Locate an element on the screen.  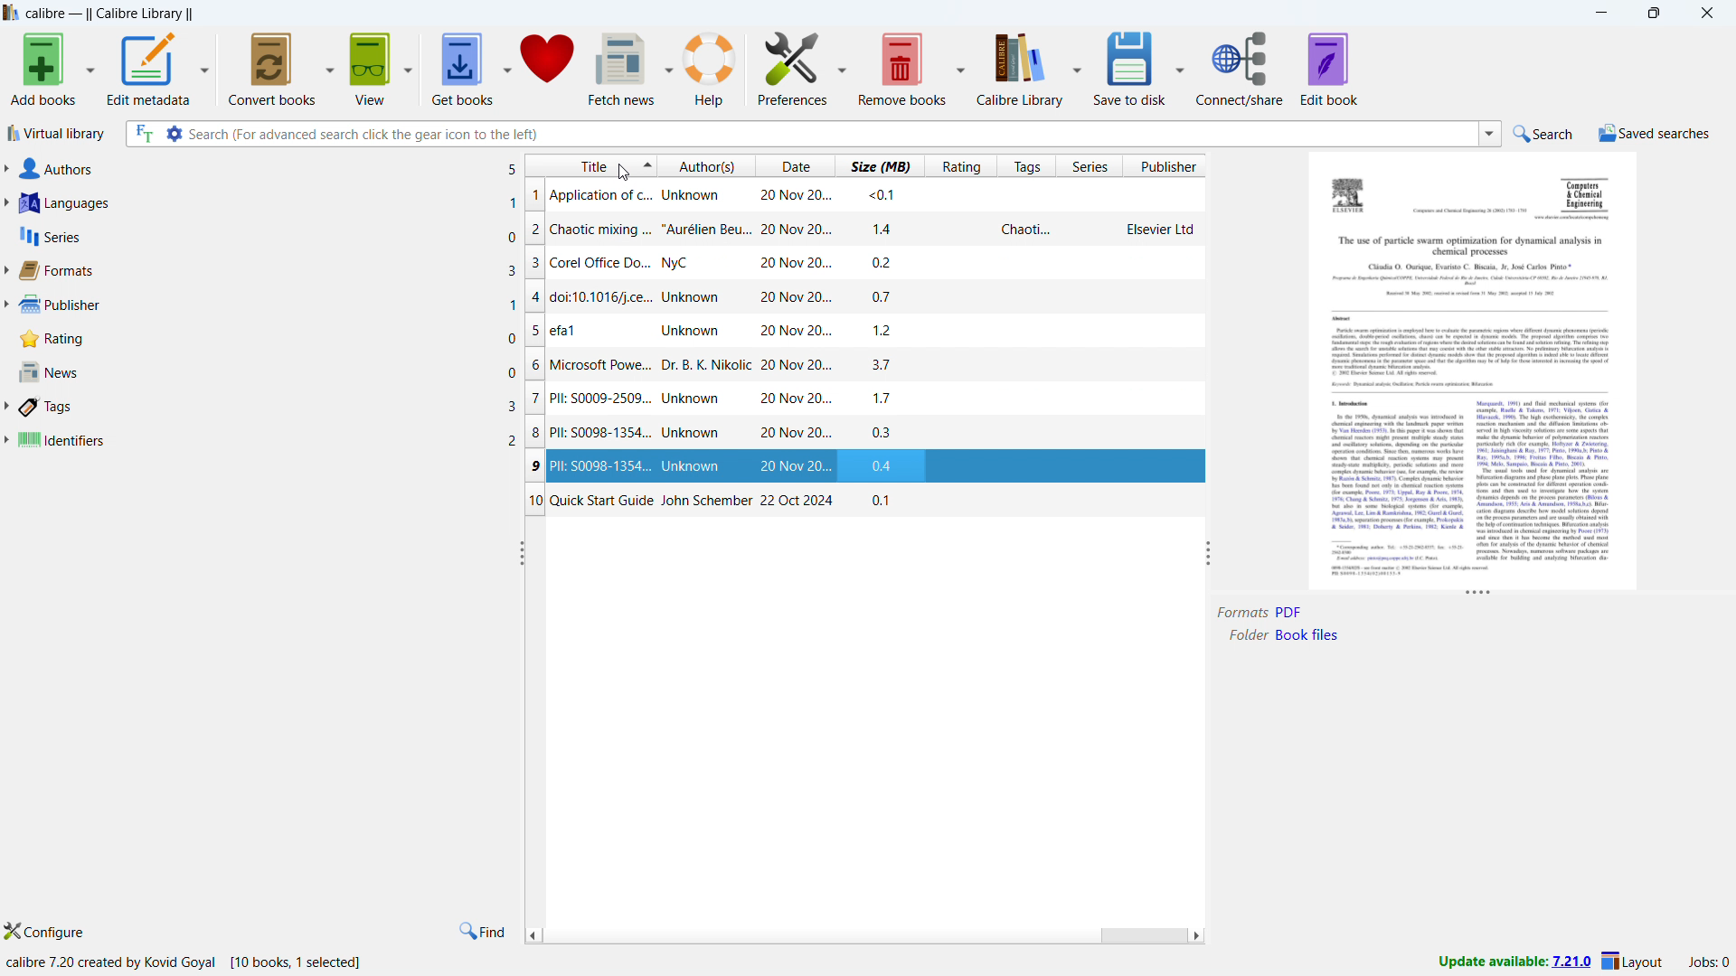
 is located at coordinates (1470, 359).